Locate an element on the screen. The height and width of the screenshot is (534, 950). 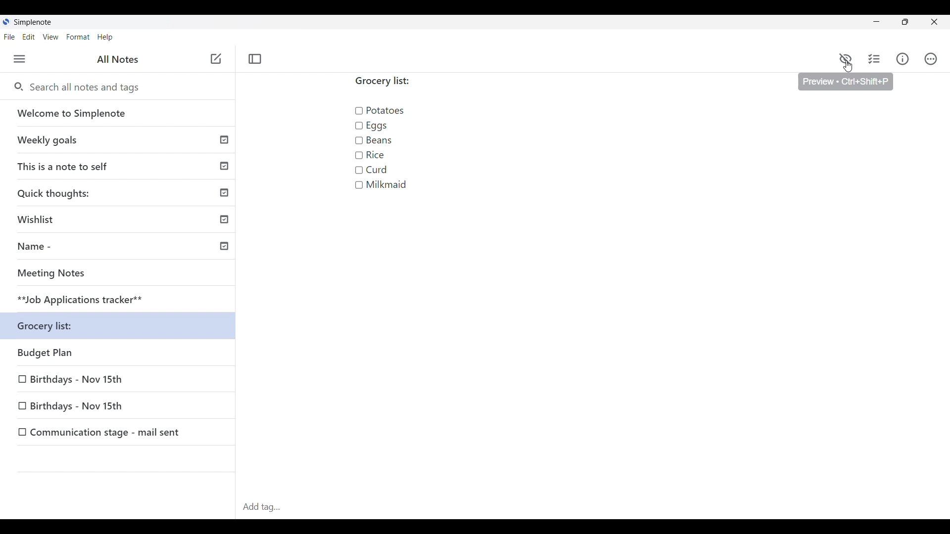
Menu is located at coordinates (20, 59).